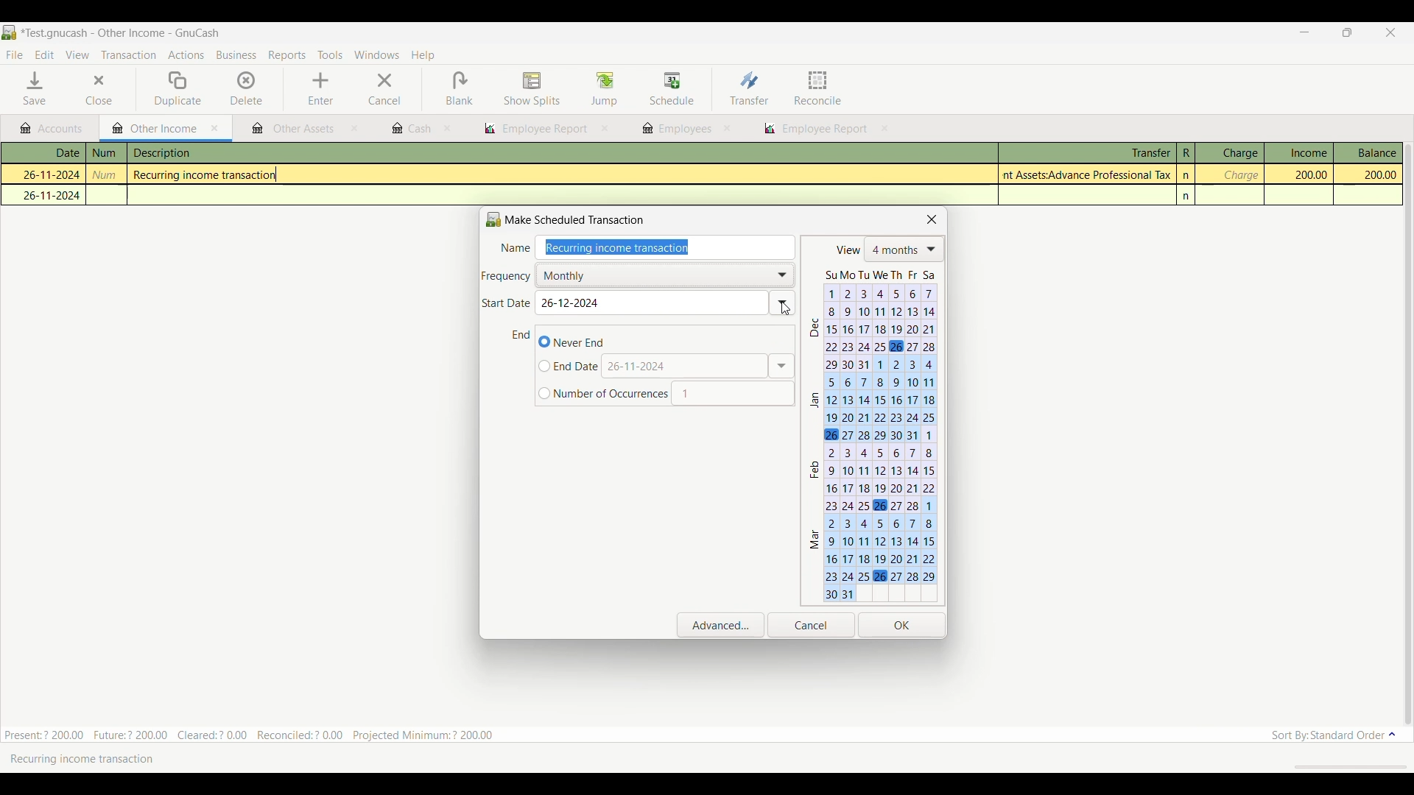 This screenshot has height=795, width=1414. I want to click on Business menu, so click(236, 56).